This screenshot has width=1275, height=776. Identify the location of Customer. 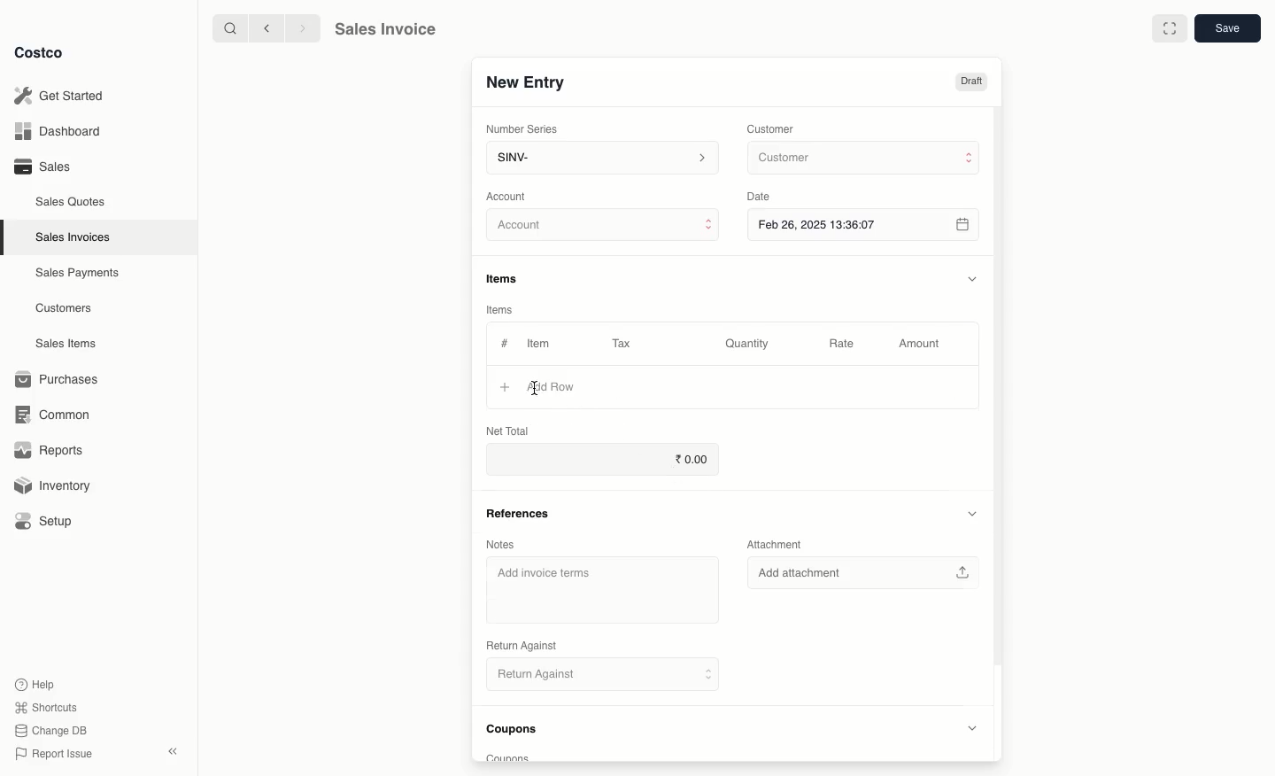
(862, 159).